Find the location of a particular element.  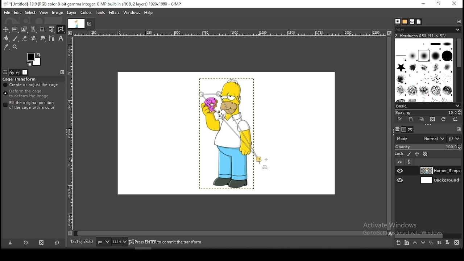

select by color tool is located at coordinates (34, 29).